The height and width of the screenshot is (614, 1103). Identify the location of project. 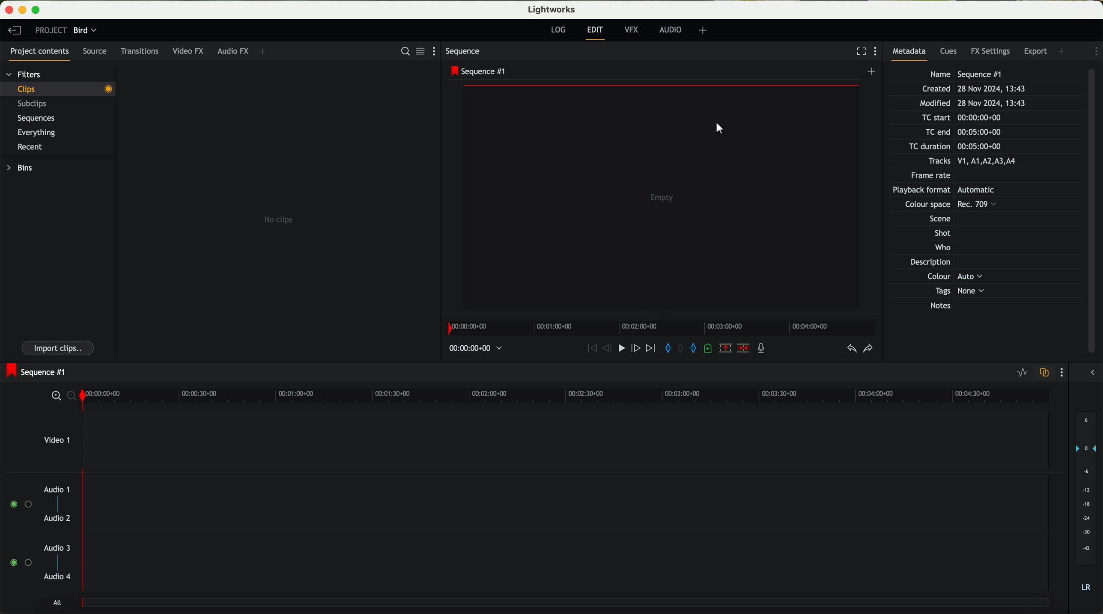
(50, 29).